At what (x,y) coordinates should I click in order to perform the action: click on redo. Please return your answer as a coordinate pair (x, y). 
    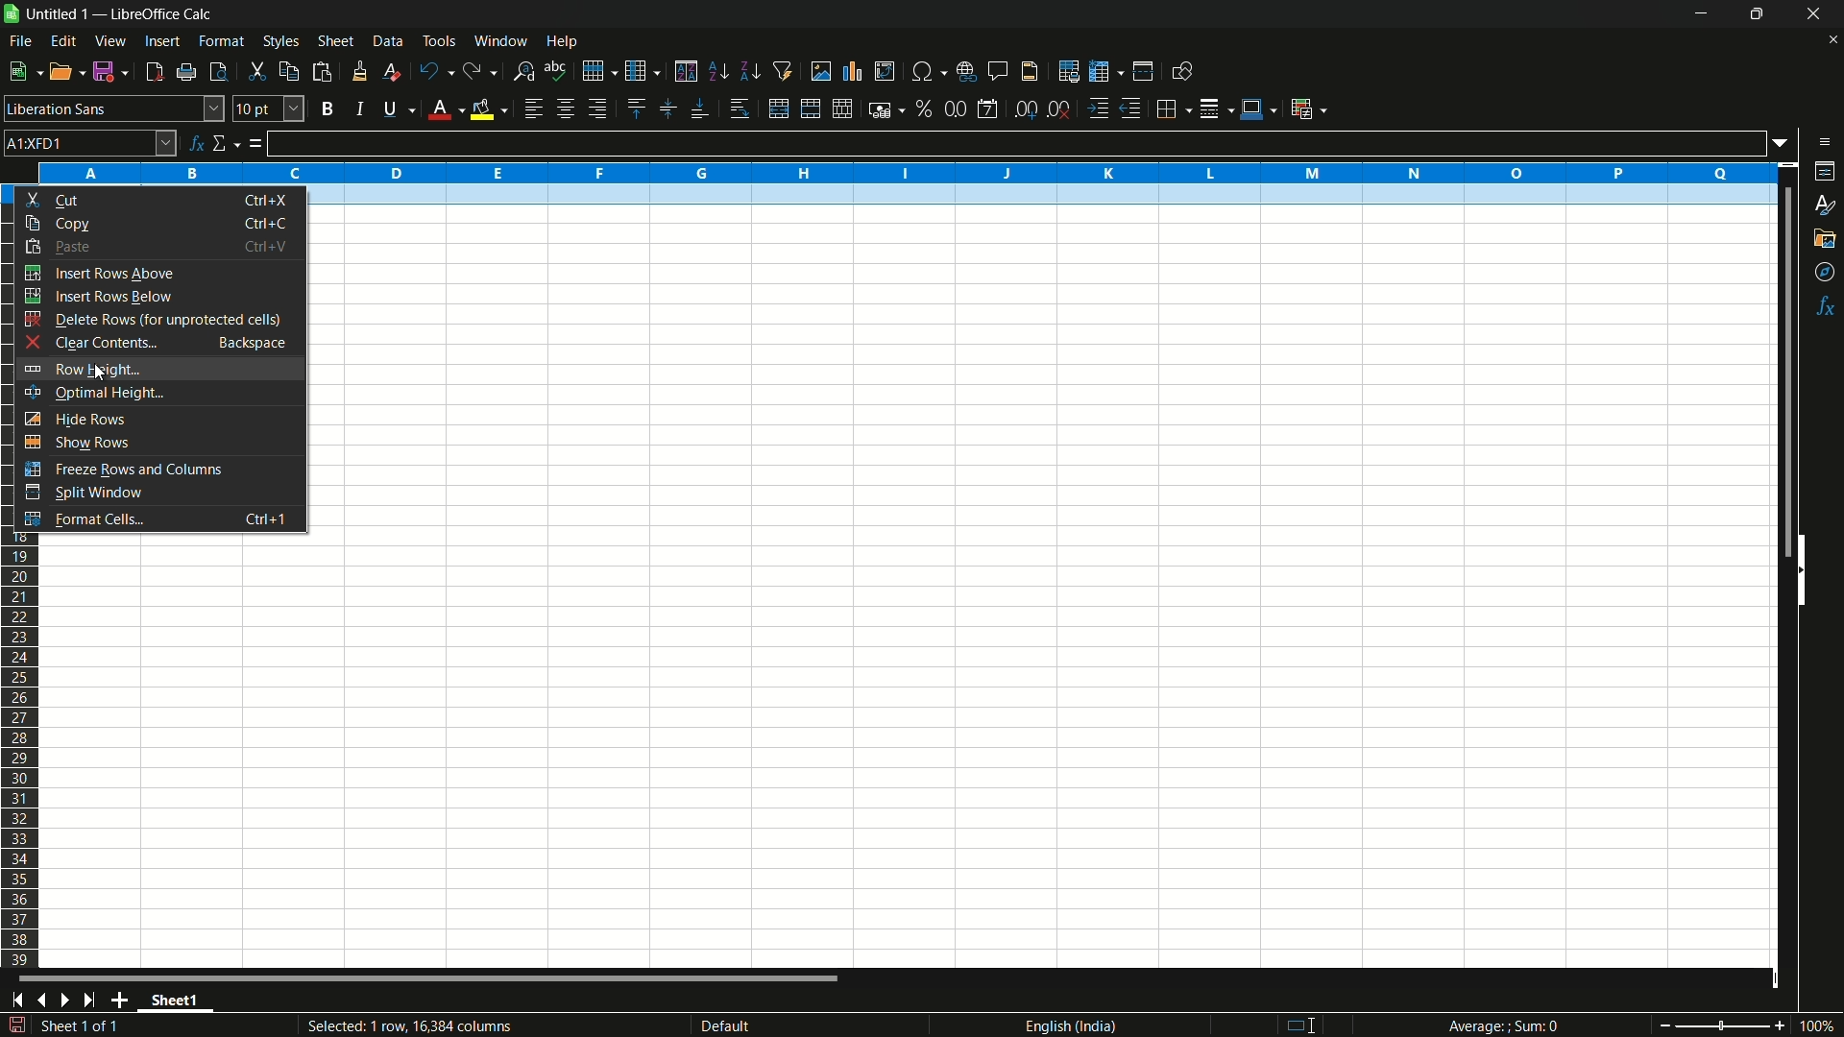
    Looking at the image, I should click on (481, 72).